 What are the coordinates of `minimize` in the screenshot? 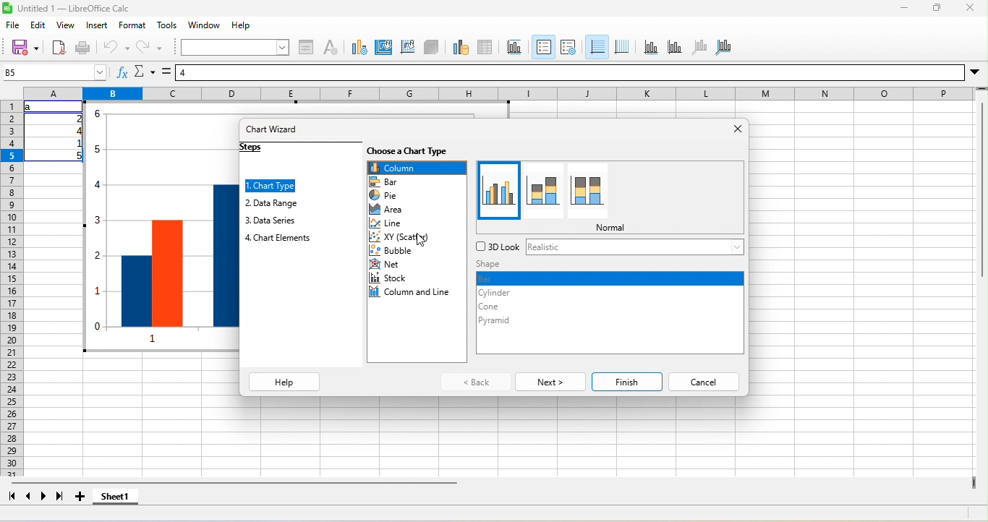 It's located at (904, 8).